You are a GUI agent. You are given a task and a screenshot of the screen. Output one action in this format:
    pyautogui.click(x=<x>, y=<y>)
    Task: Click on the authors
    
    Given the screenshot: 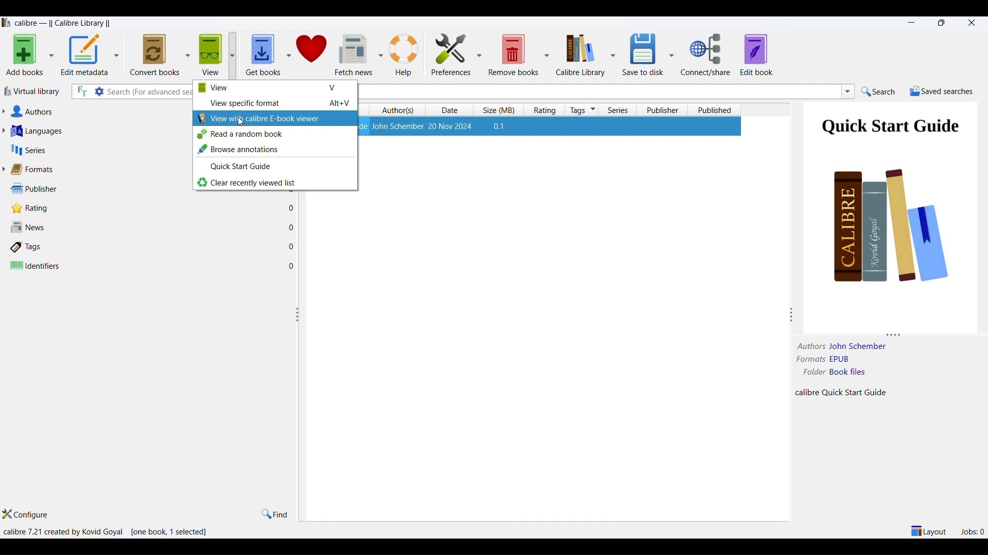 What is the action you would take?
    pyautogui.click(x=808, y=346)
    